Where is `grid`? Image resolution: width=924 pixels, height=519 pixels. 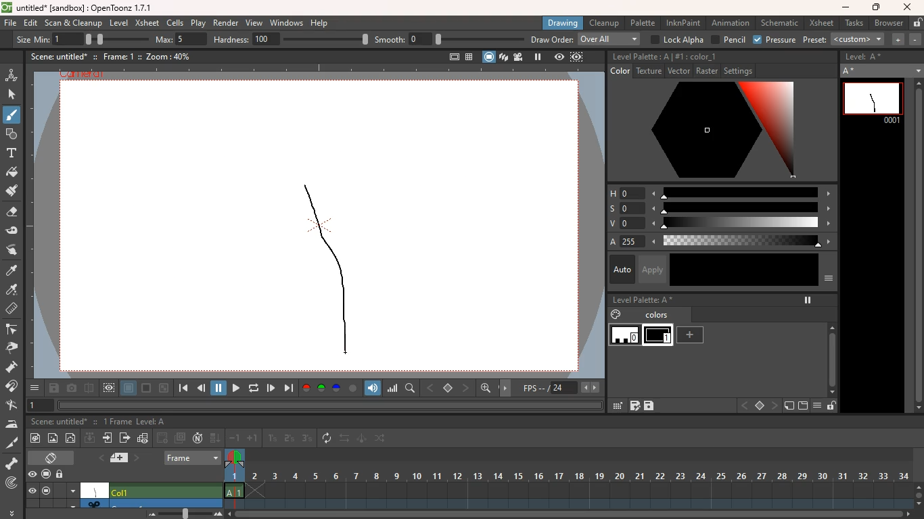
grid is located at coordinates (634, 407).